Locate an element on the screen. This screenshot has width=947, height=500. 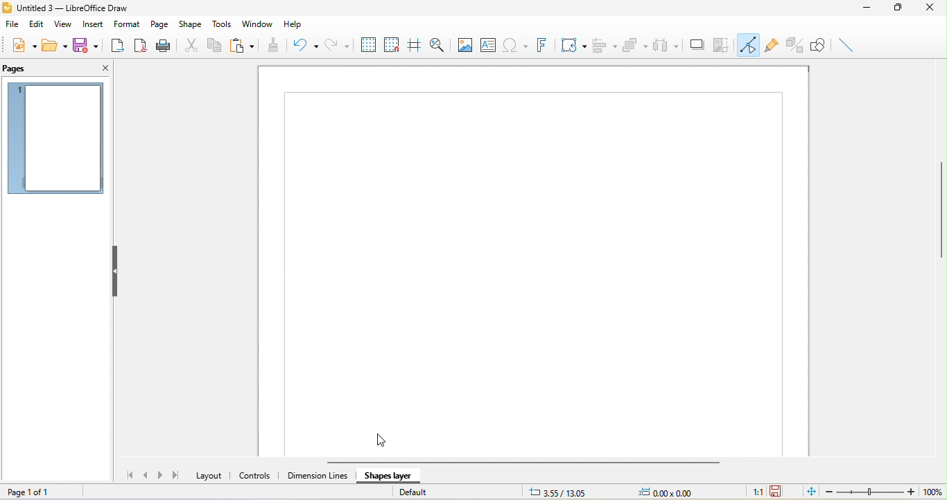
undo is located at coordinates (302, 44).